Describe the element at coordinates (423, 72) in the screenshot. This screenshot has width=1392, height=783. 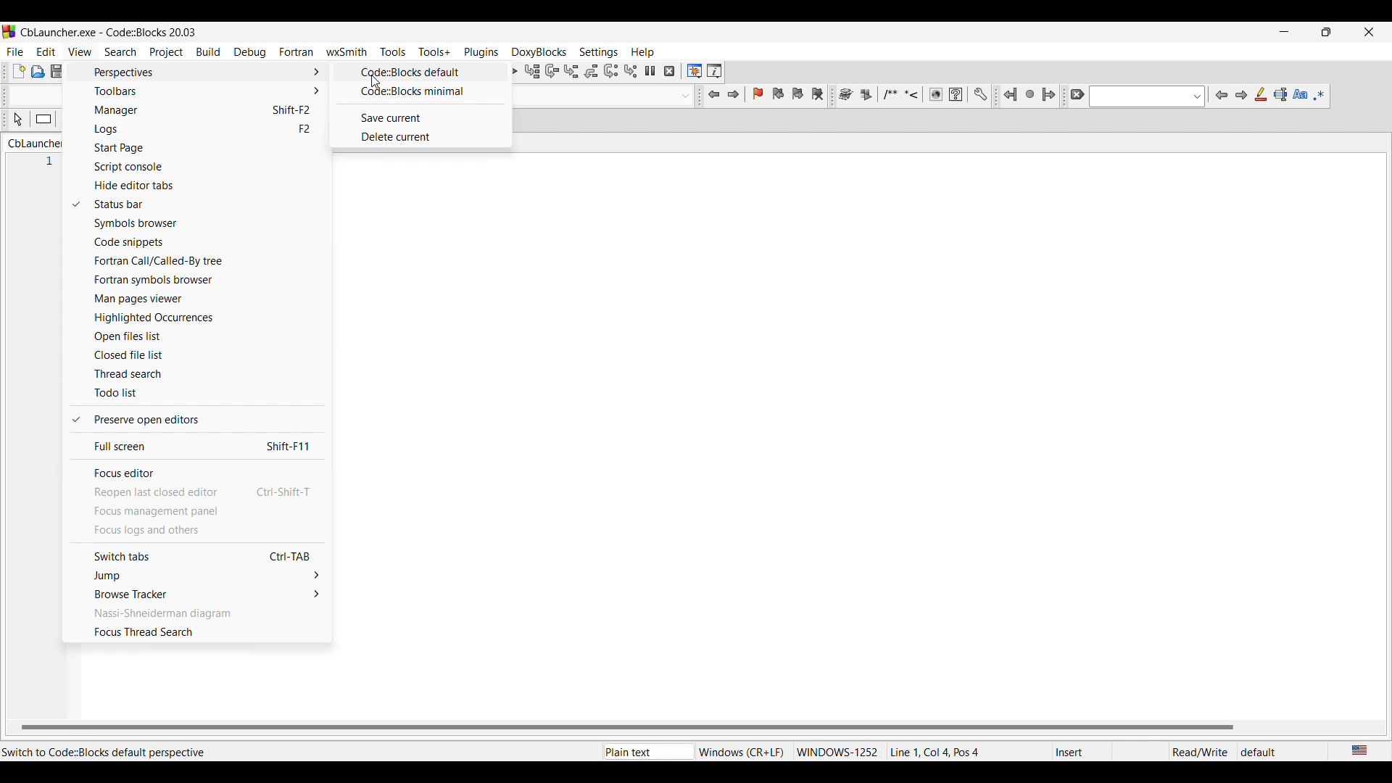
I see `Code::Blocks default` at that location.